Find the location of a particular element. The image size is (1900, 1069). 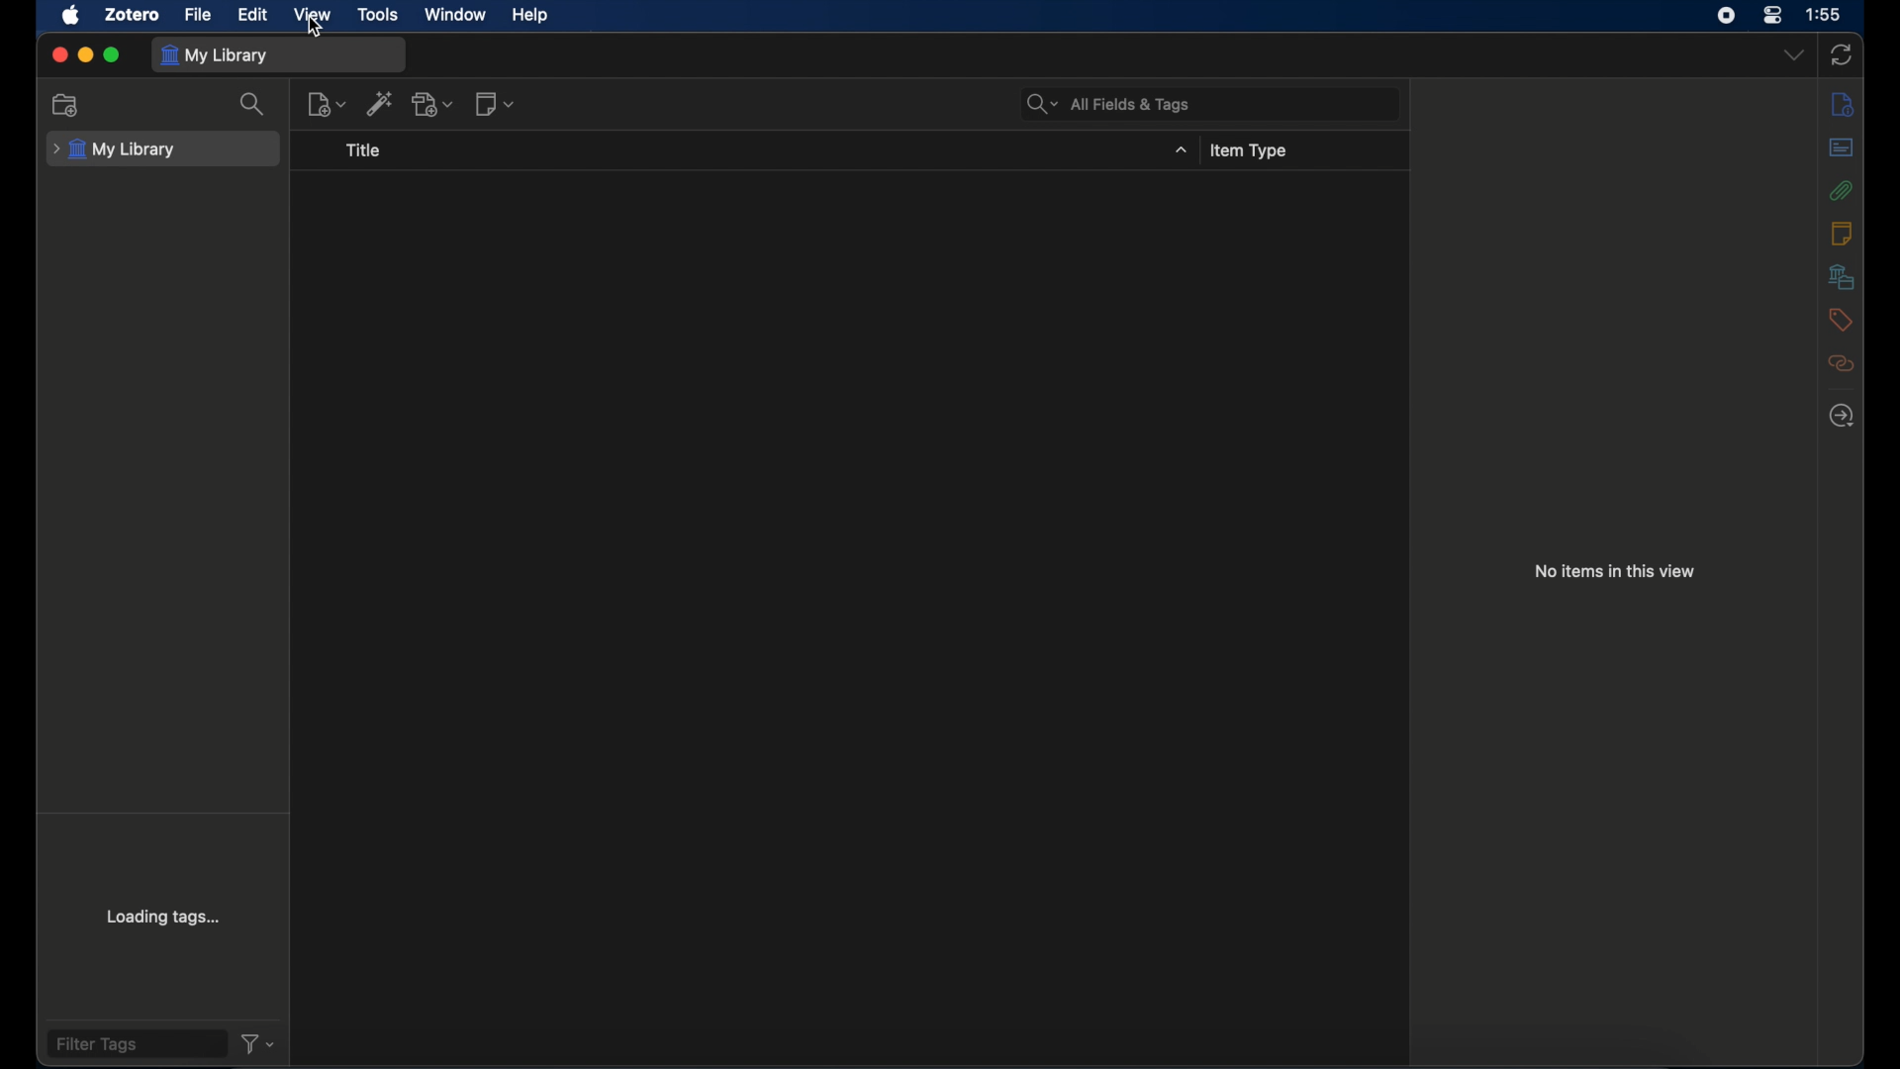

window is located at coordinates (457, 15).